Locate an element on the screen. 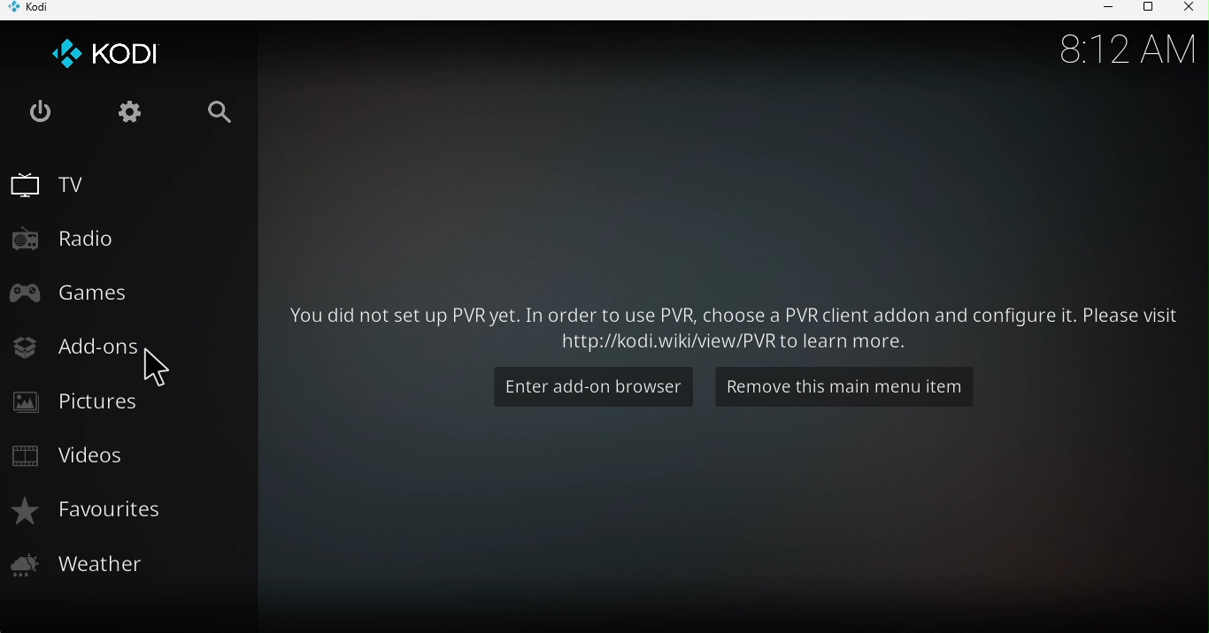  Cursor is located at coordinates (165, 368).